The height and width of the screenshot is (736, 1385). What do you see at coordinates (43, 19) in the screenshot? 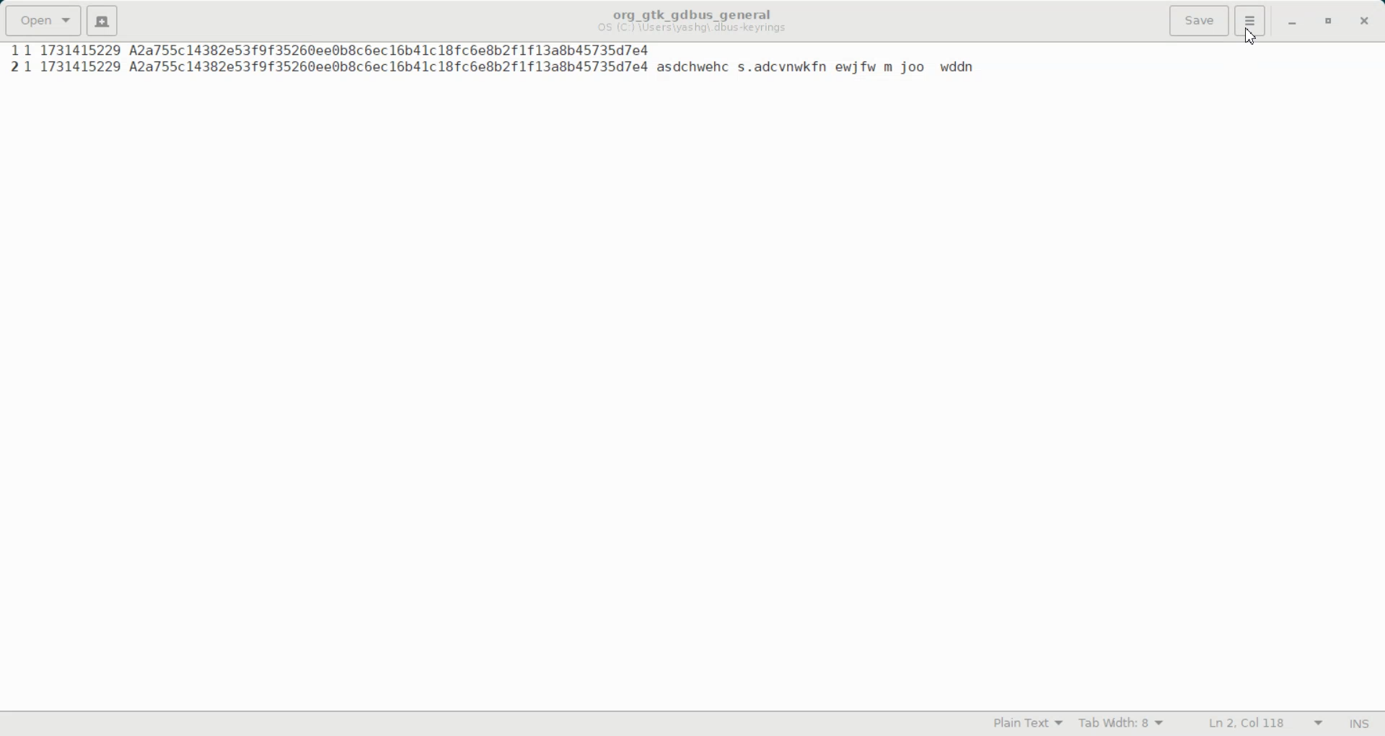
I see `Open` at bounding box center [43, 19].